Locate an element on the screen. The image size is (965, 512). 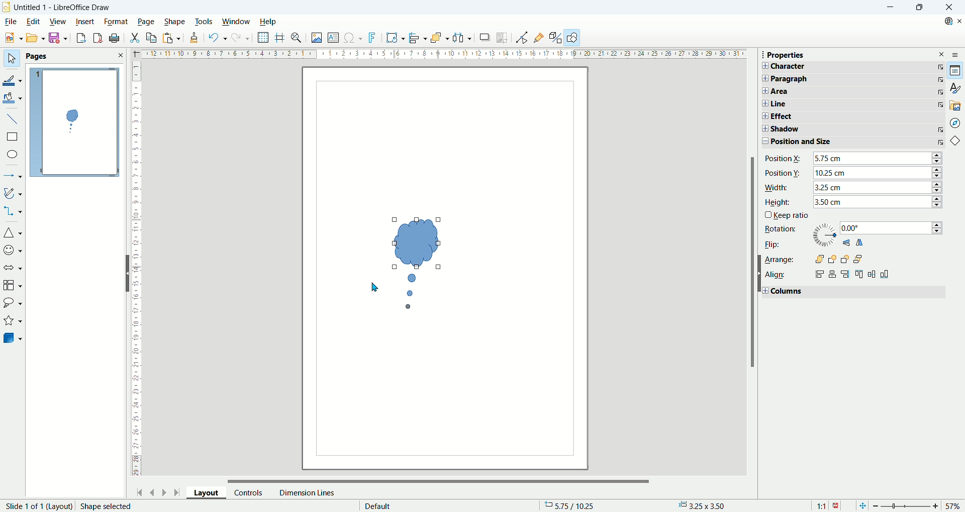
Width input is located at coordinates (878, 187).